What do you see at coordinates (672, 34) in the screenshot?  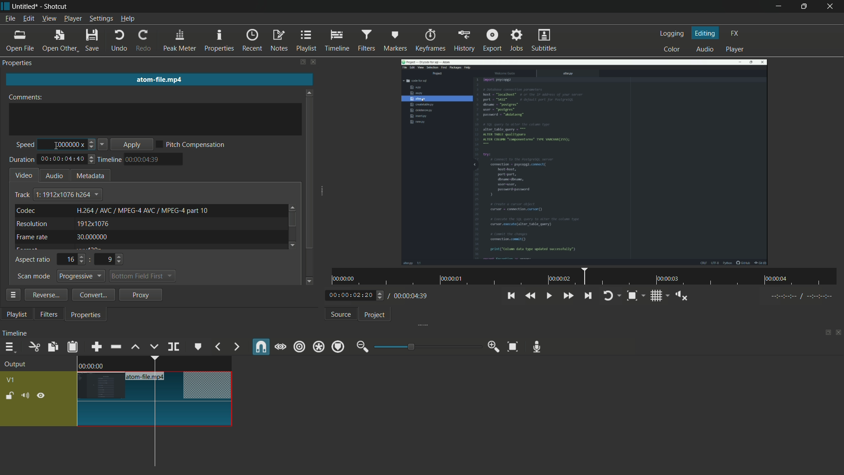 I see `logging` at bounding box center [672, 34].